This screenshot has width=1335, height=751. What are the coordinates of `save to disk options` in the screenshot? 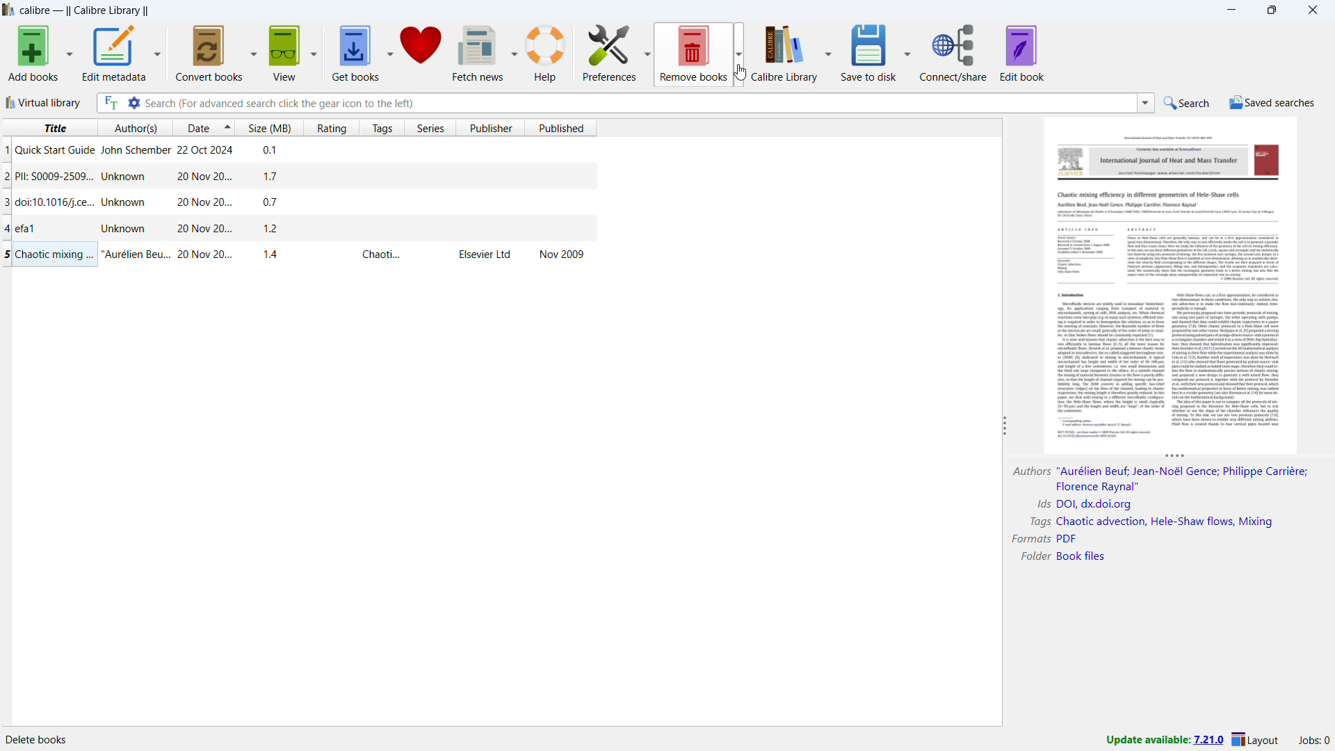 It's located at (907, 51).